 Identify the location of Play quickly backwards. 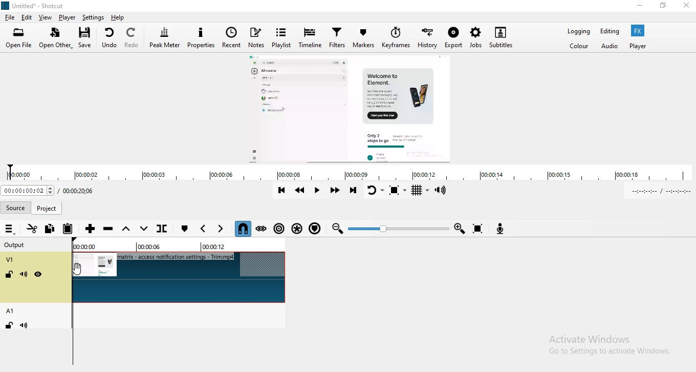
(300, 192).